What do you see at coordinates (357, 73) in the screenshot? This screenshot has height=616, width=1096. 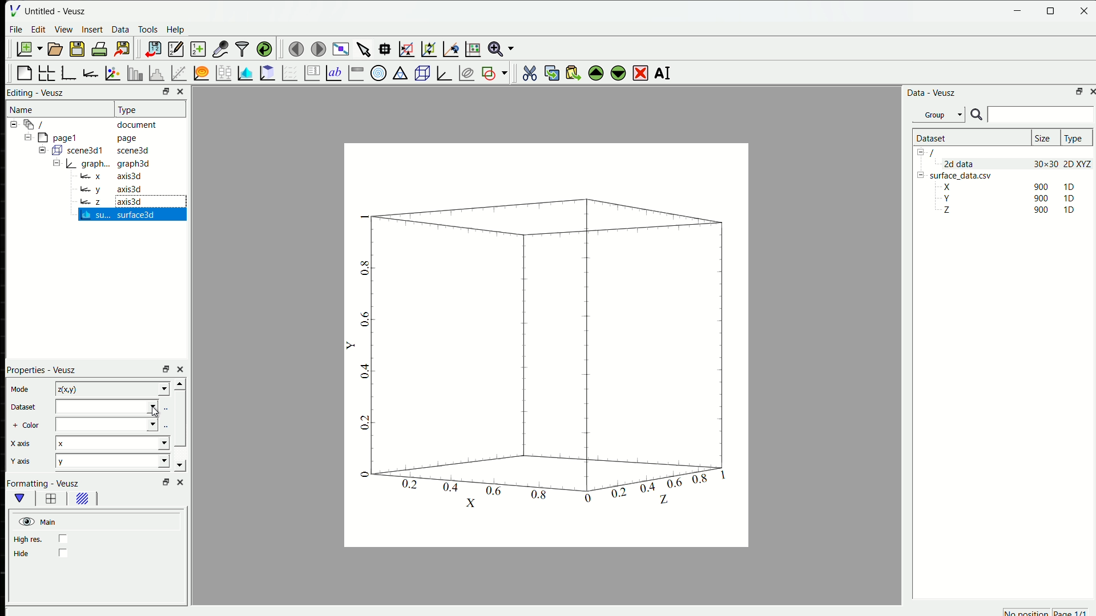 I see `image color bar` at bounding box center [357, 73].